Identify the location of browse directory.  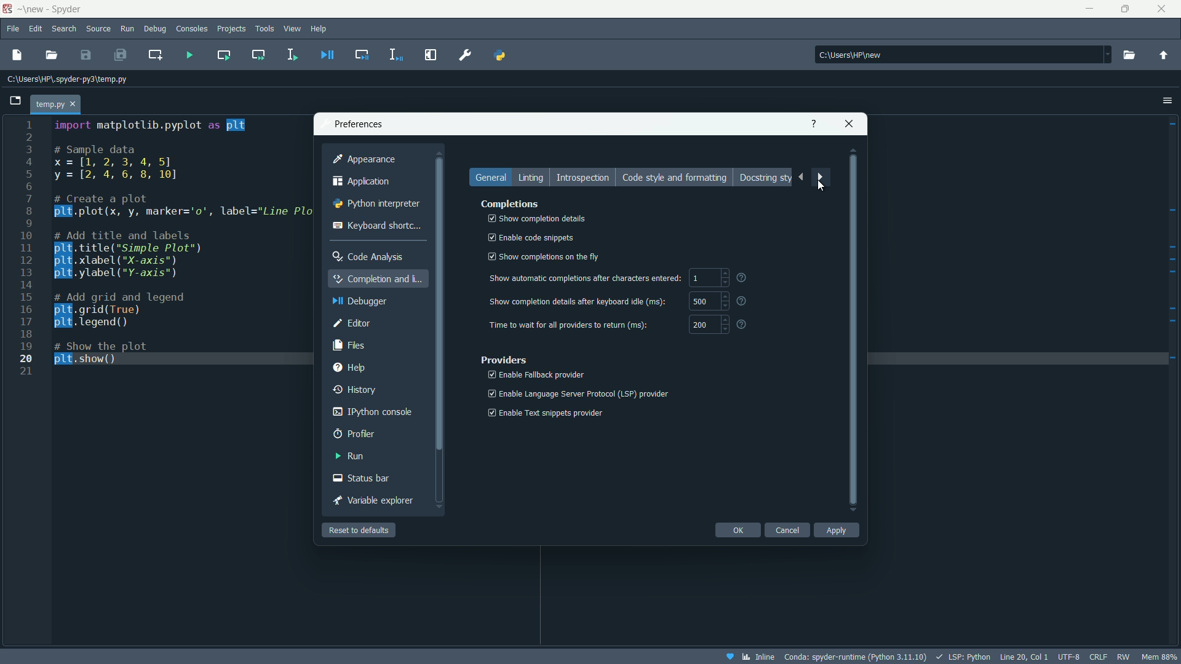
(1129, 55).